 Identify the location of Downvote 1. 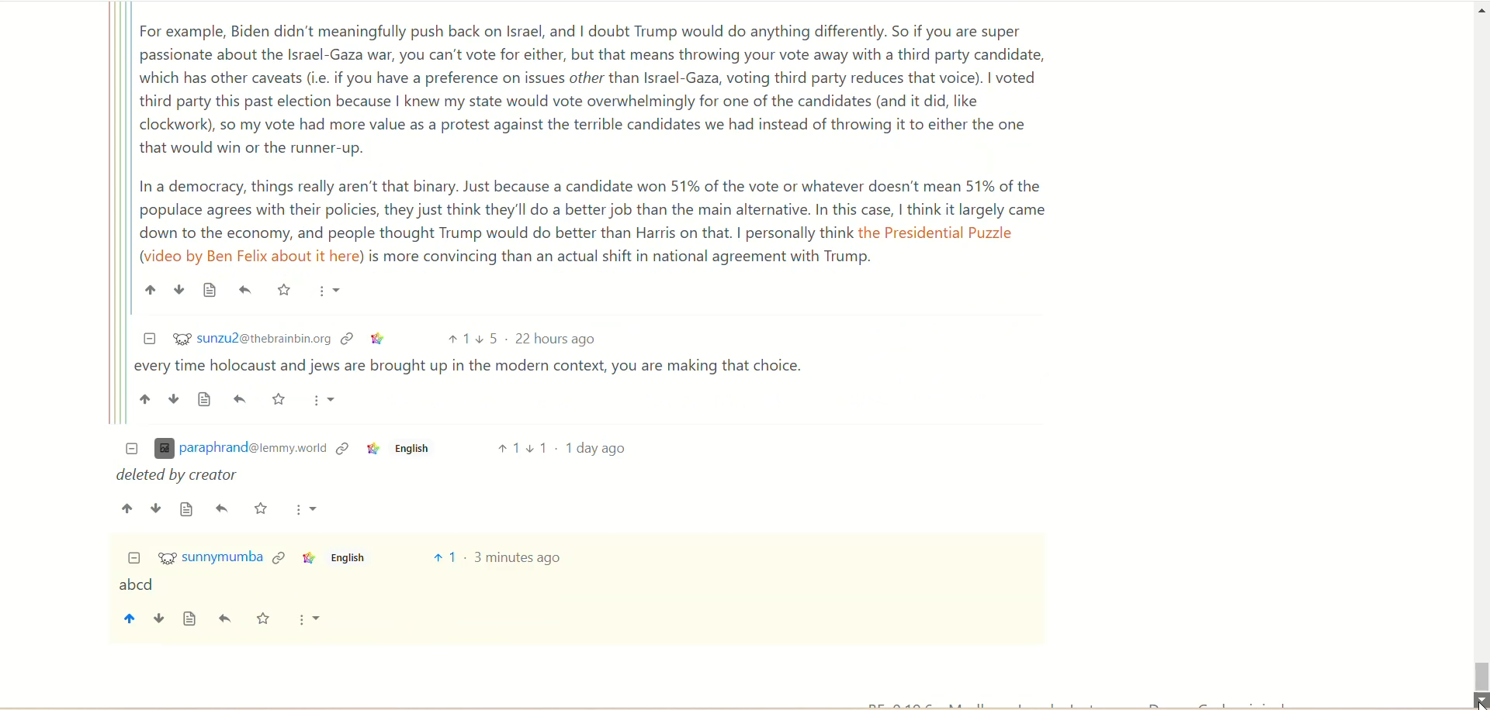
(539, 448).